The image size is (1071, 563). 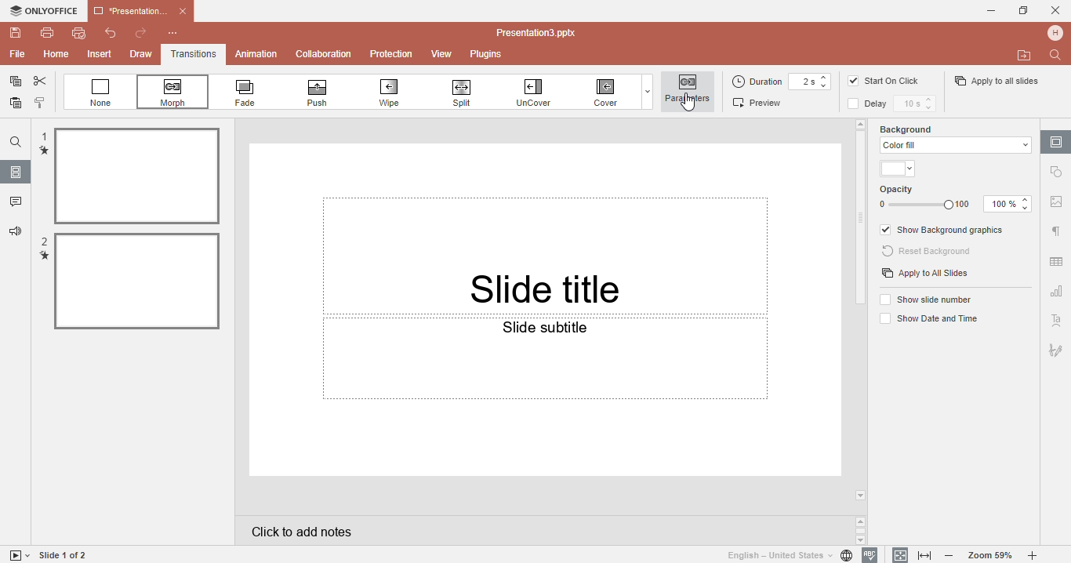 I want to click on Fade, so click(x=255, y=93).